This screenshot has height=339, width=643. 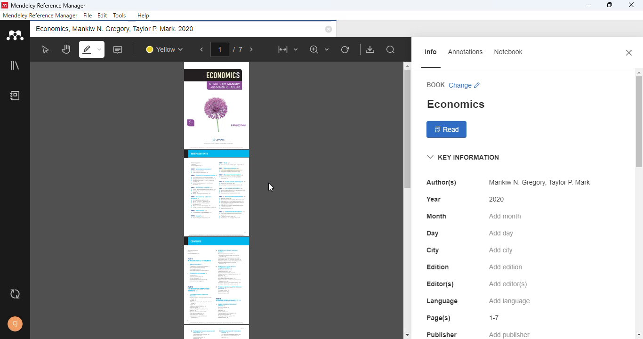 I want to click on add publisher, so click(x=510, y=334).